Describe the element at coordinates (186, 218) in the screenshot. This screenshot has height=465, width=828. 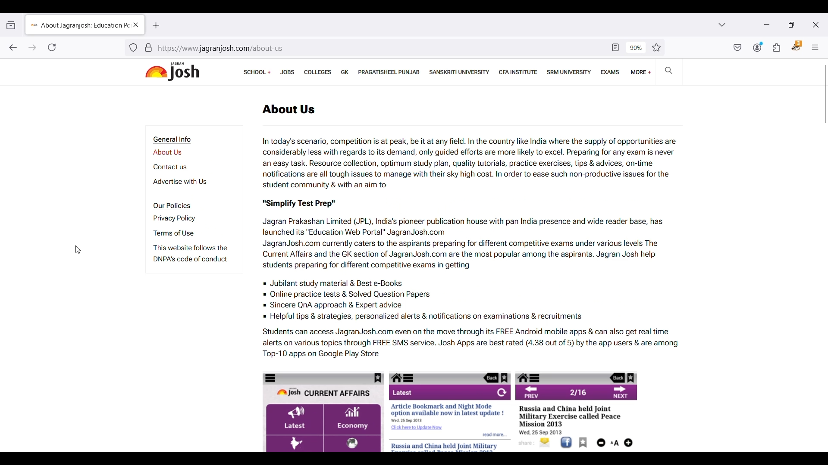
I see `Privacy policy page` at that location.